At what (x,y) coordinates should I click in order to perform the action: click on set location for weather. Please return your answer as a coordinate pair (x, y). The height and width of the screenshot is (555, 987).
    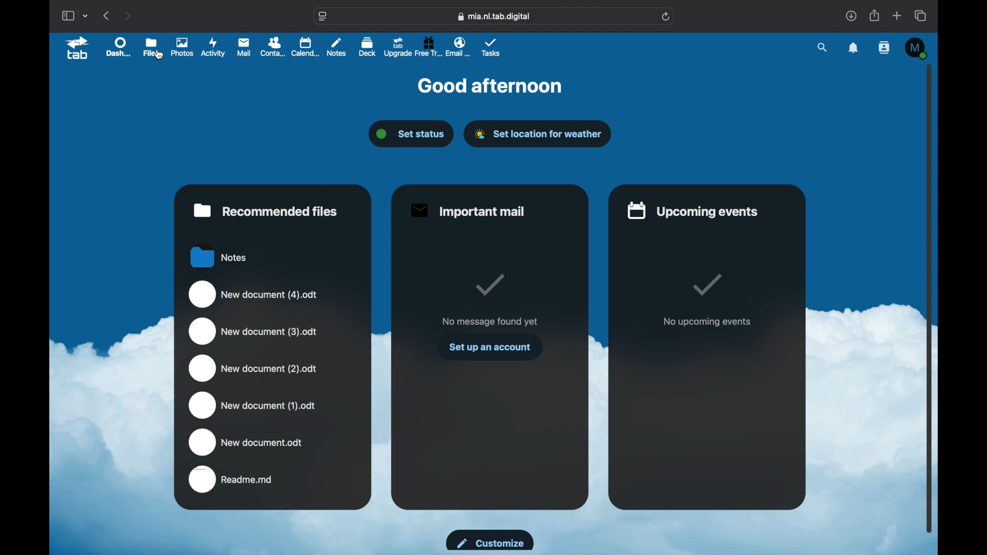
    Looking at the image, I should click on (539, 134).